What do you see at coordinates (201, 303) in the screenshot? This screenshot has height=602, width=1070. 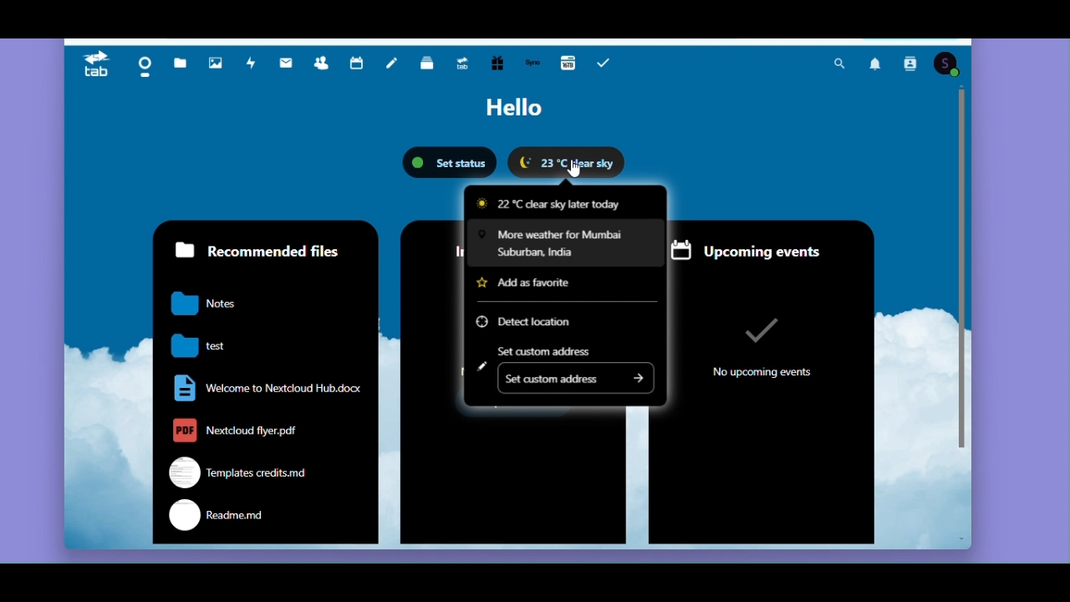 I see `notes` at bounding box center [201, 303].